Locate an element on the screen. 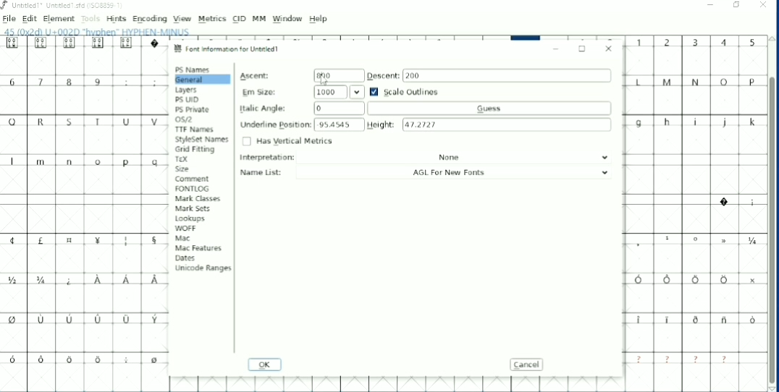  General is located at coordinates (201, 80).